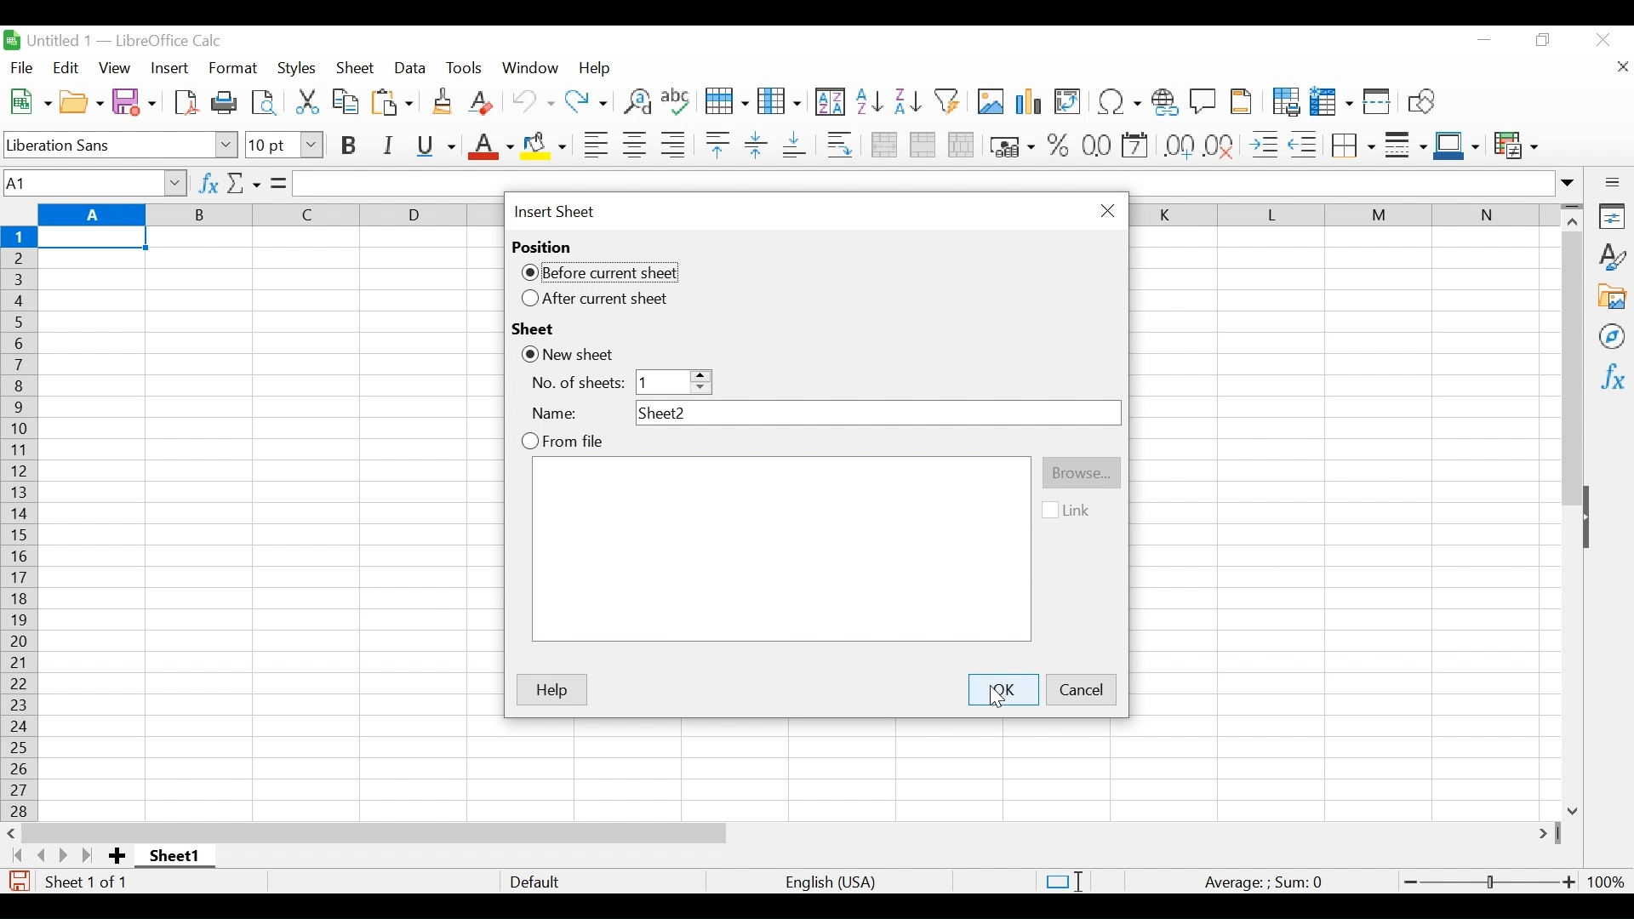 This screenshot has height=919, width=1634. Describe the element at coordinates (755, 146) in the screenshot. I see `Center Vertically` at that location.